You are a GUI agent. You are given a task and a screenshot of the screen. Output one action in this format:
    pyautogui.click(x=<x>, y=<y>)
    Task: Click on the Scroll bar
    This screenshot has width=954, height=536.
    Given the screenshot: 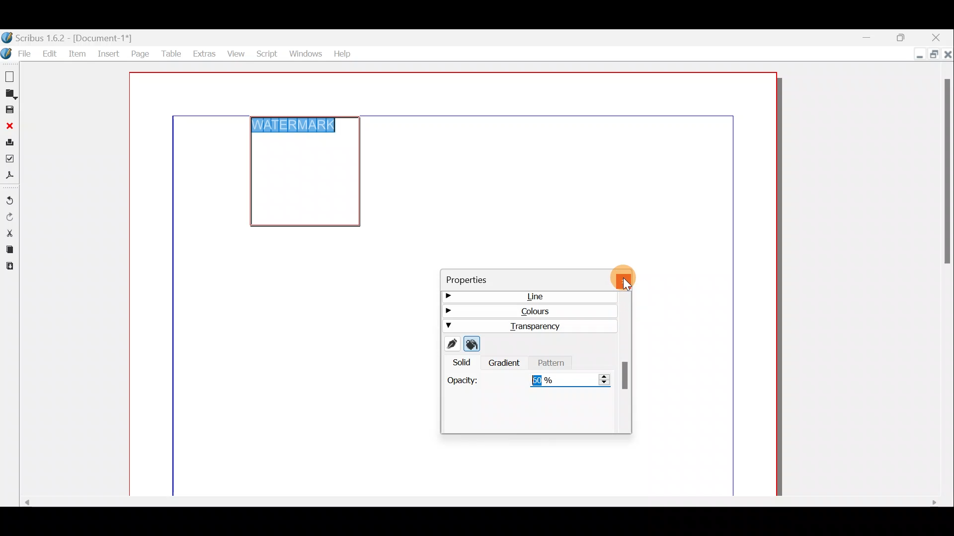 What is the action you would take?
    pyautogui.click(x=627, y=375)
    